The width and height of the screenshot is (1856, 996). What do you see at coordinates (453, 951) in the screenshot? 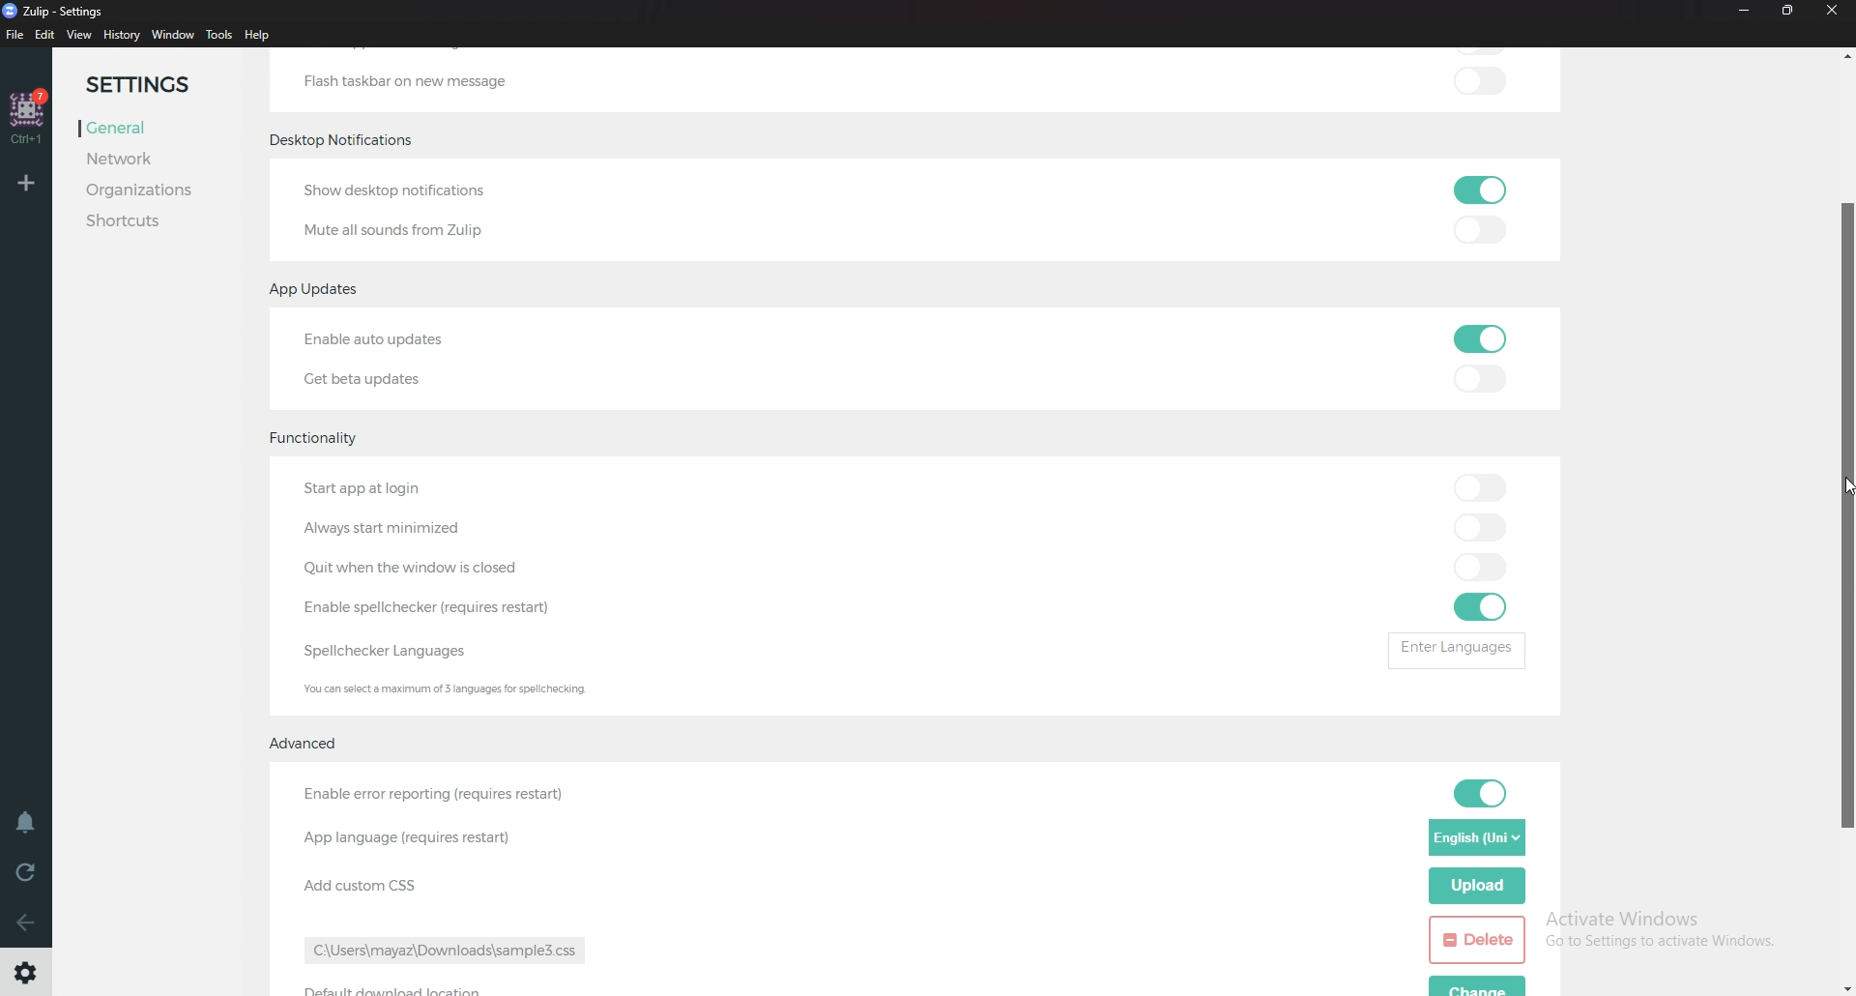
I see `path` at bounding box center [453, 951].